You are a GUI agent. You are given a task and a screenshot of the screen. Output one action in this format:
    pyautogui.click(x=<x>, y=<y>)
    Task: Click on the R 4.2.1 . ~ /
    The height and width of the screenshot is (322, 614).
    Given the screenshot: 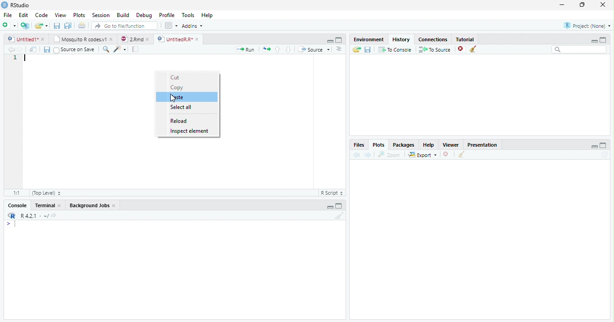 What is the action you would take?
    pyautogui.click(x=34, y=216)
    